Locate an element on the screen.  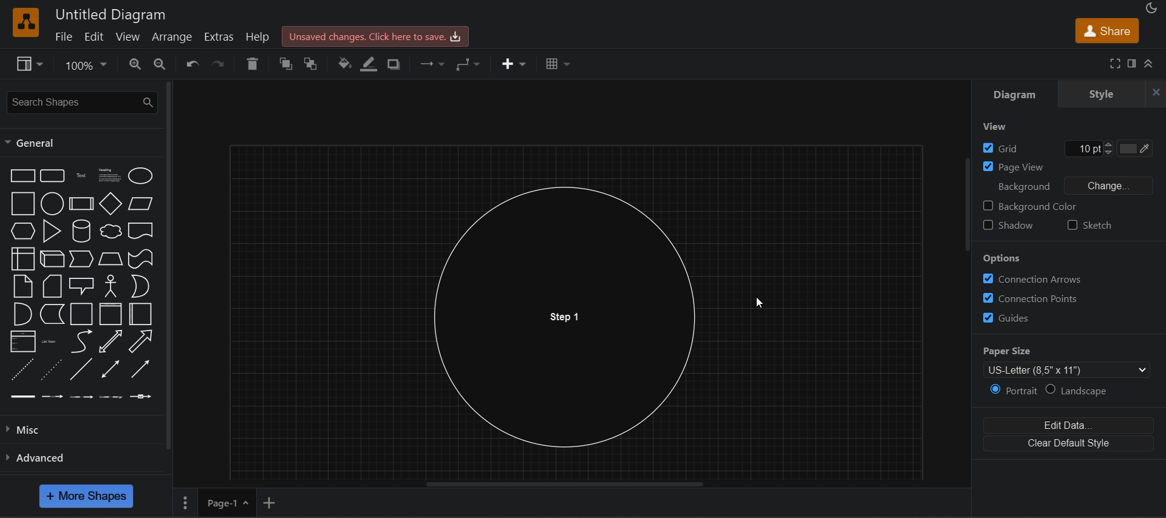
heading is located at coordinates (109, 177).